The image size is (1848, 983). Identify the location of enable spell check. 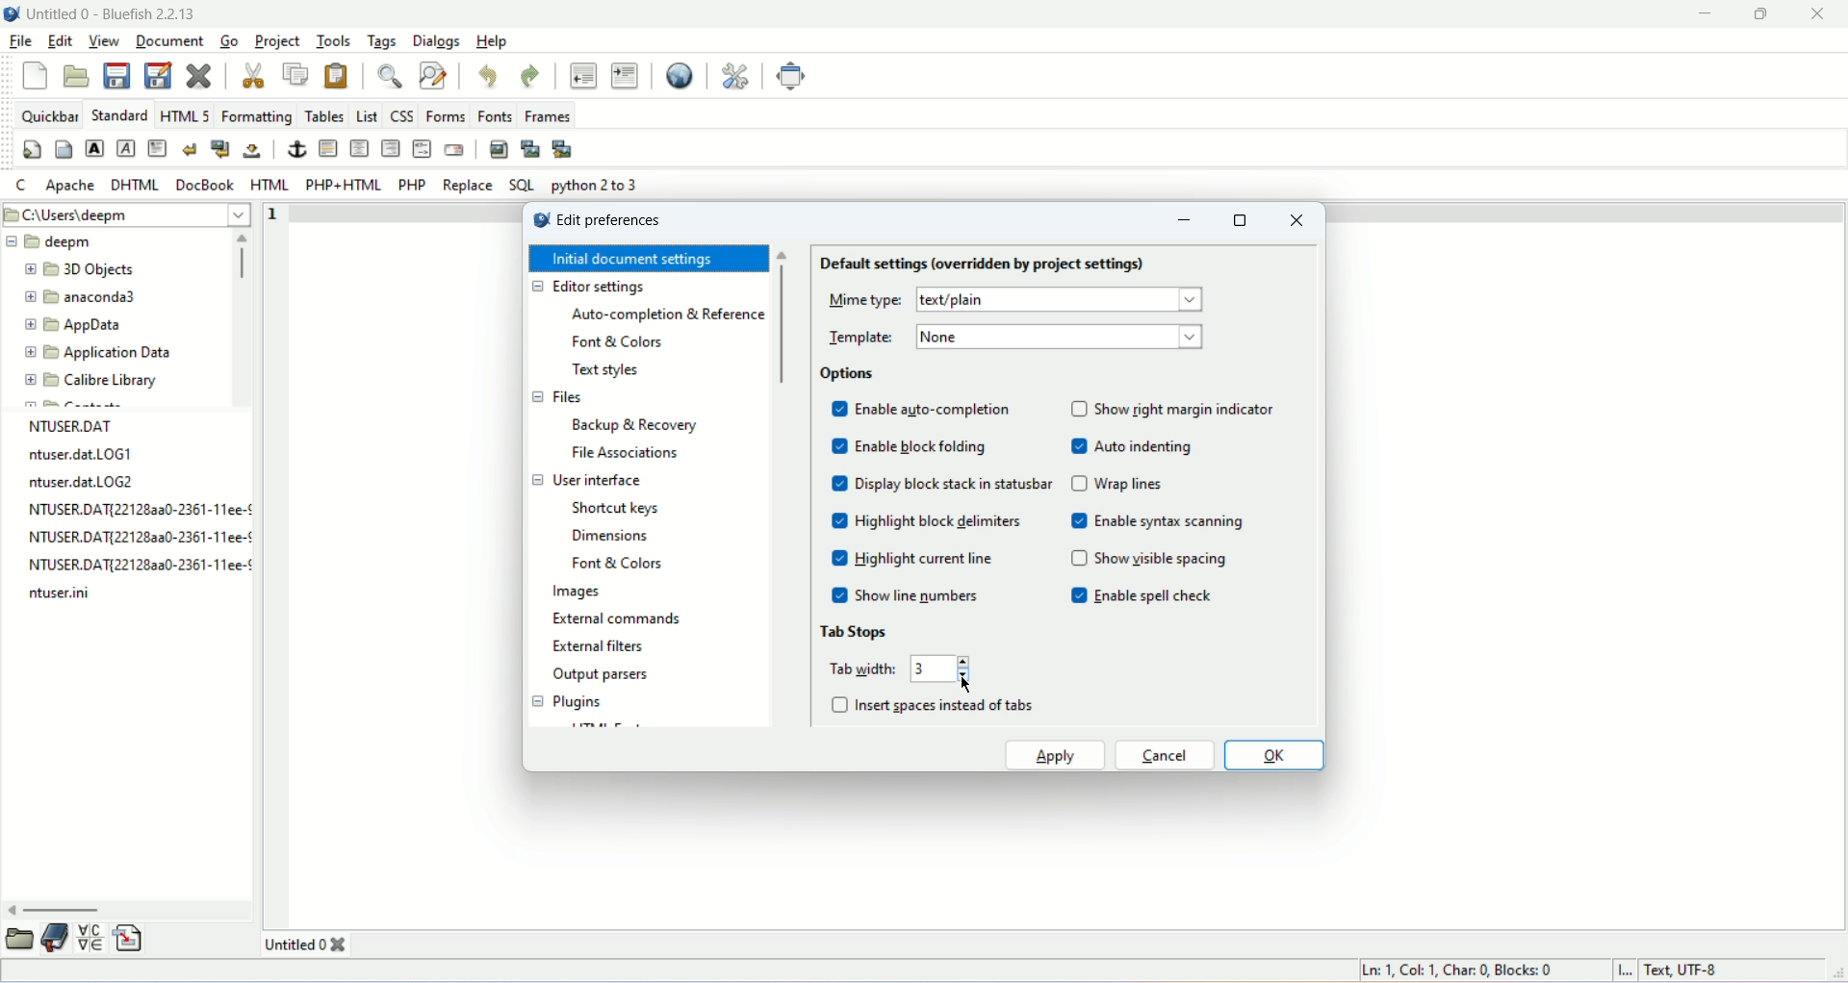
(1158, 599).